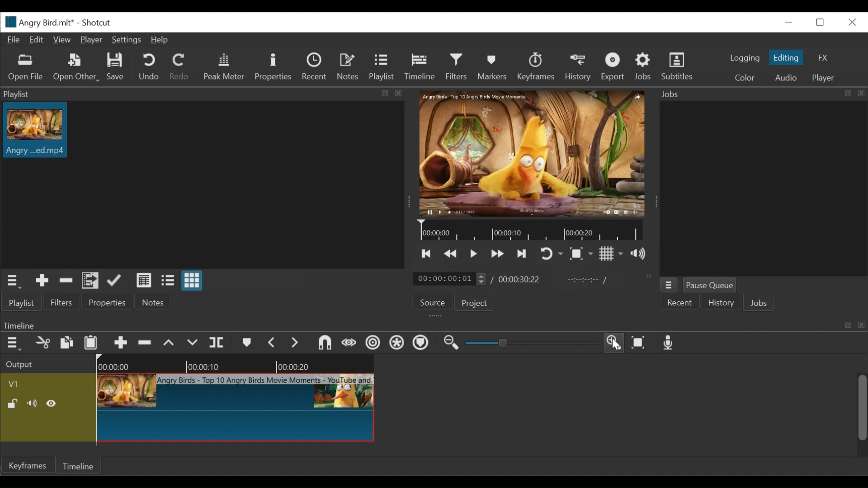  What do you see at coordinates (246, 343) in the screenshot?
I see `Markers` at bounding box center [246, 343].